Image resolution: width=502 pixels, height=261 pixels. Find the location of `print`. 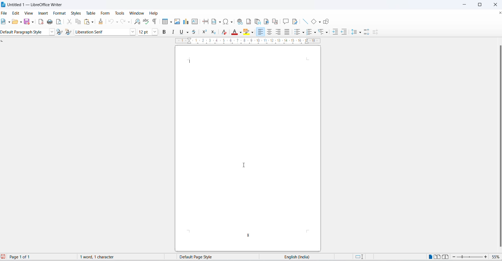

print is located at coordinates (50, 22).